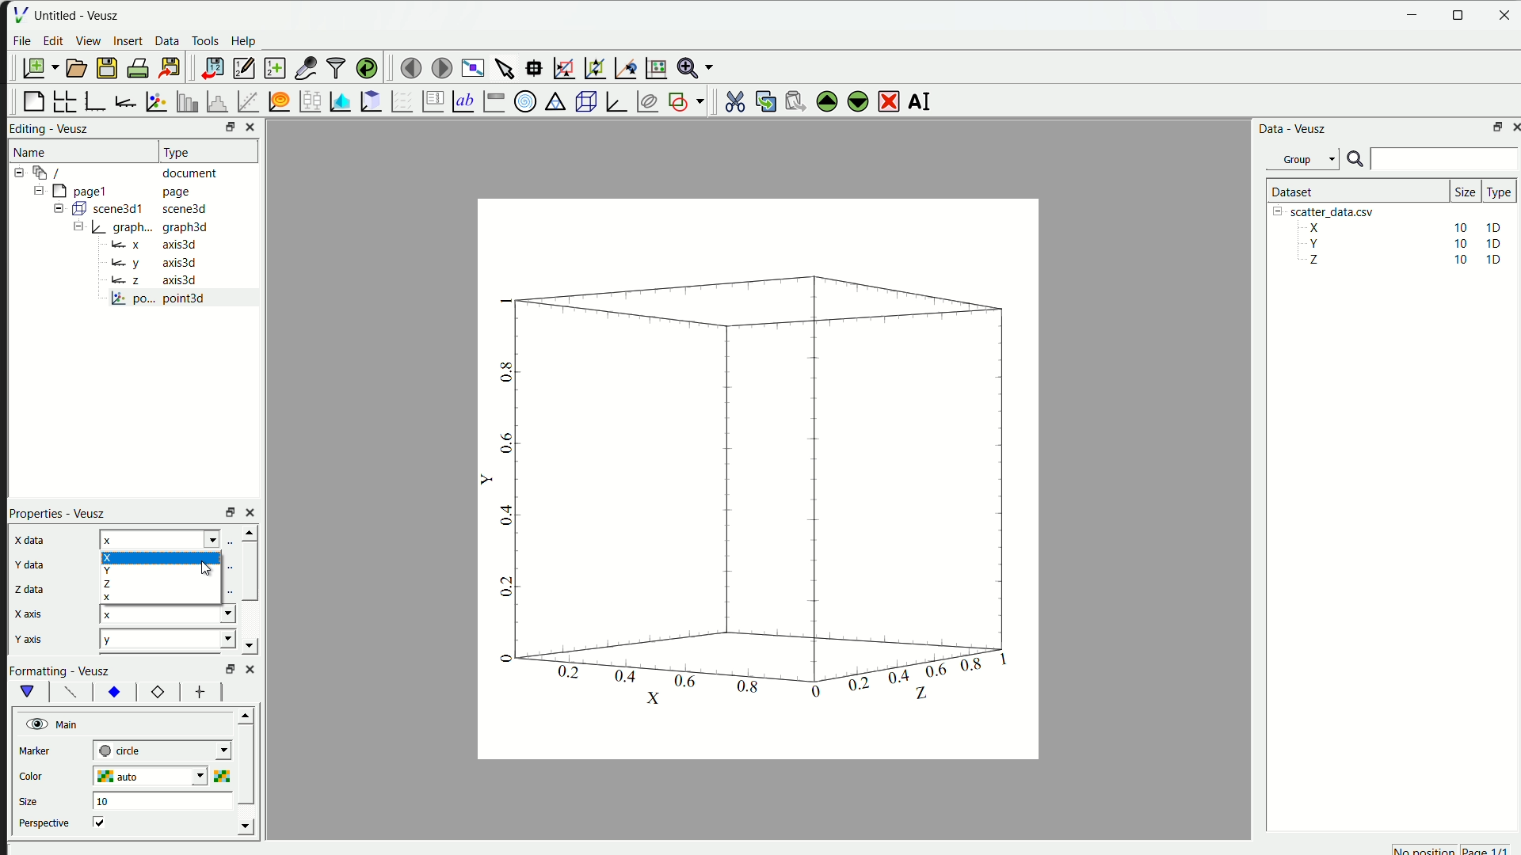  What do you see at coordinates (224, 128) in the screenshot?
I see `resize` at bounding box center [224, 128].